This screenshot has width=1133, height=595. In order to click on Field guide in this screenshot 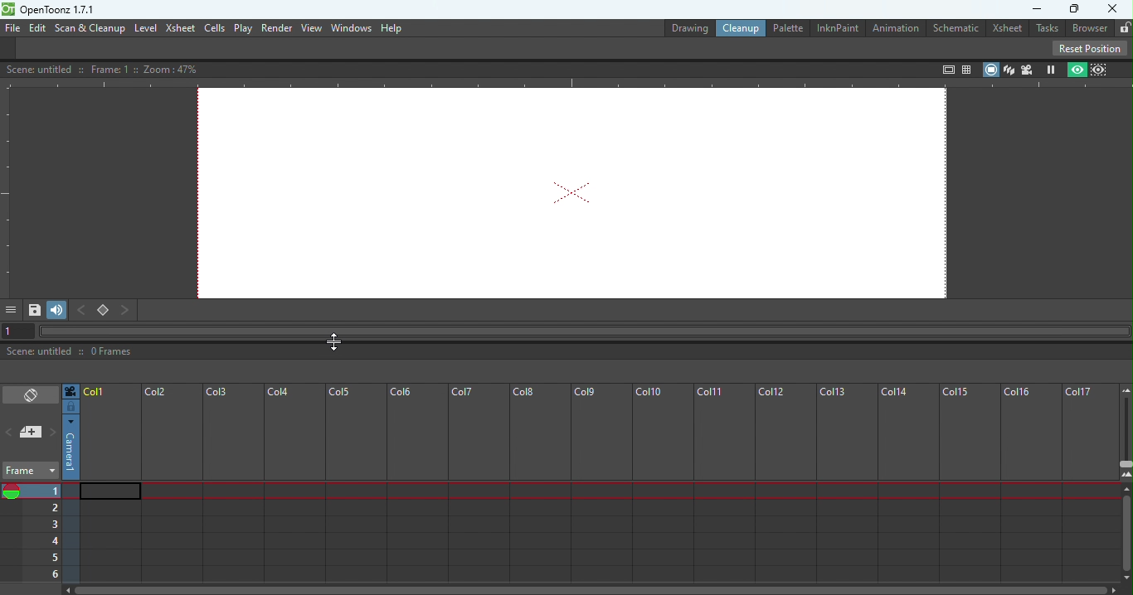, I will do `click(969, 66)`.